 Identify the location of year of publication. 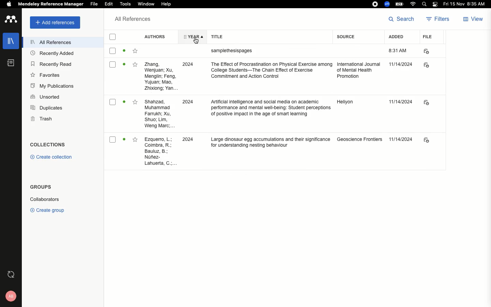
(190, 102).